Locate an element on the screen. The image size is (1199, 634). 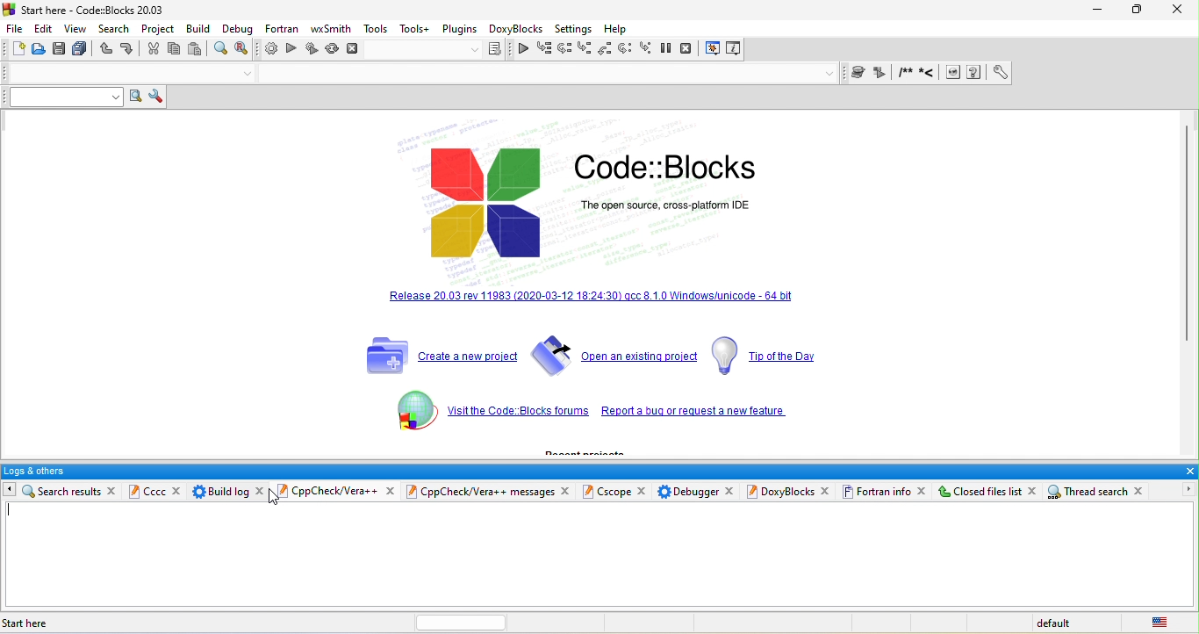
block comment is located at coordinates (907, 73).